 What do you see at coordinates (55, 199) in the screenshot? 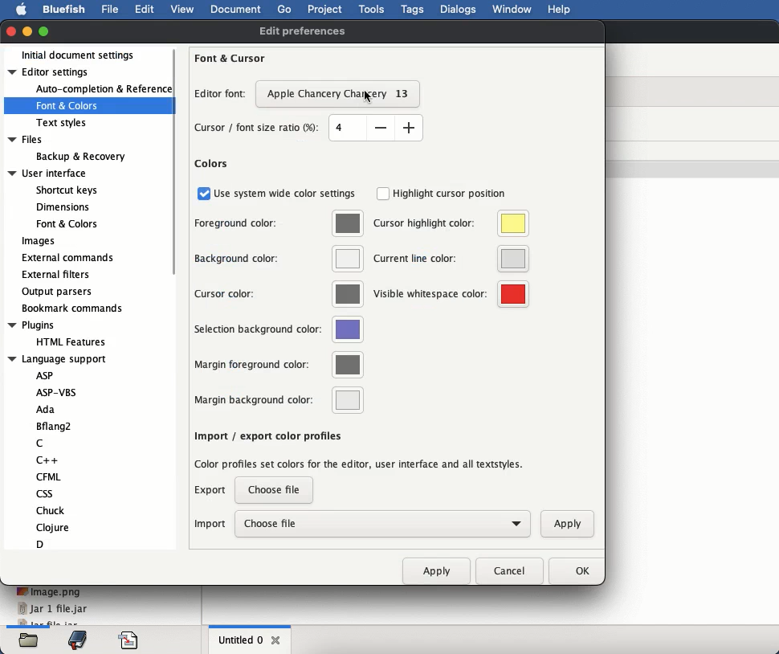
I see `user interface` at bounding box center [55, 199].